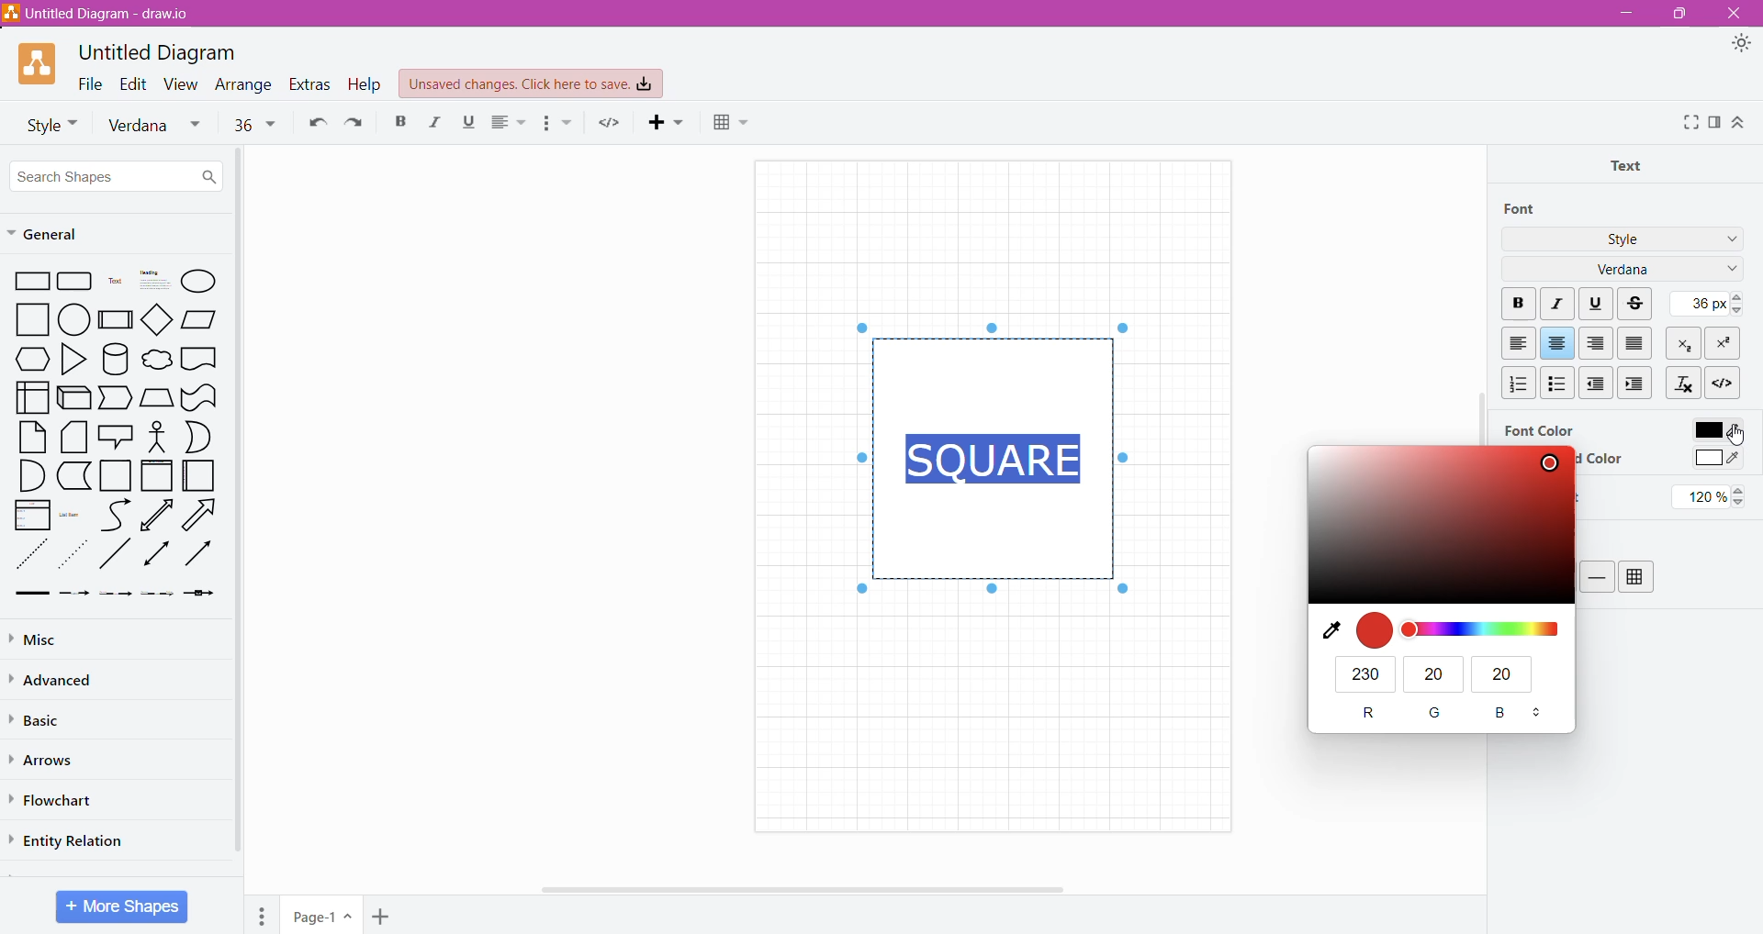 This screenshot has height=934, width=1763. What do you see at coordinates (1366, 673) in the screenshot?
I see `230` at bounding box center [1366, 673].